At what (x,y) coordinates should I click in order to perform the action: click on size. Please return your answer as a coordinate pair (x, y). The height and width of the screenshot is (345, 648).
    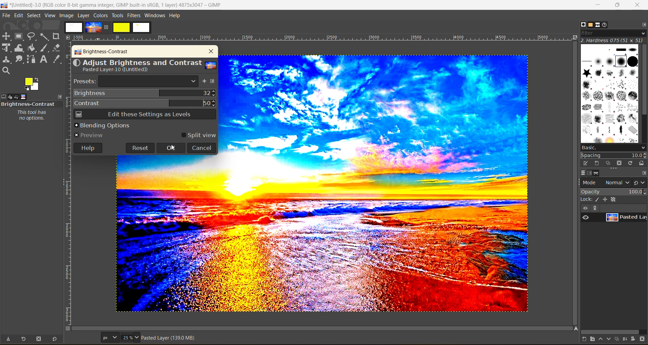
    Looking at the image, I should click on (121, 337).